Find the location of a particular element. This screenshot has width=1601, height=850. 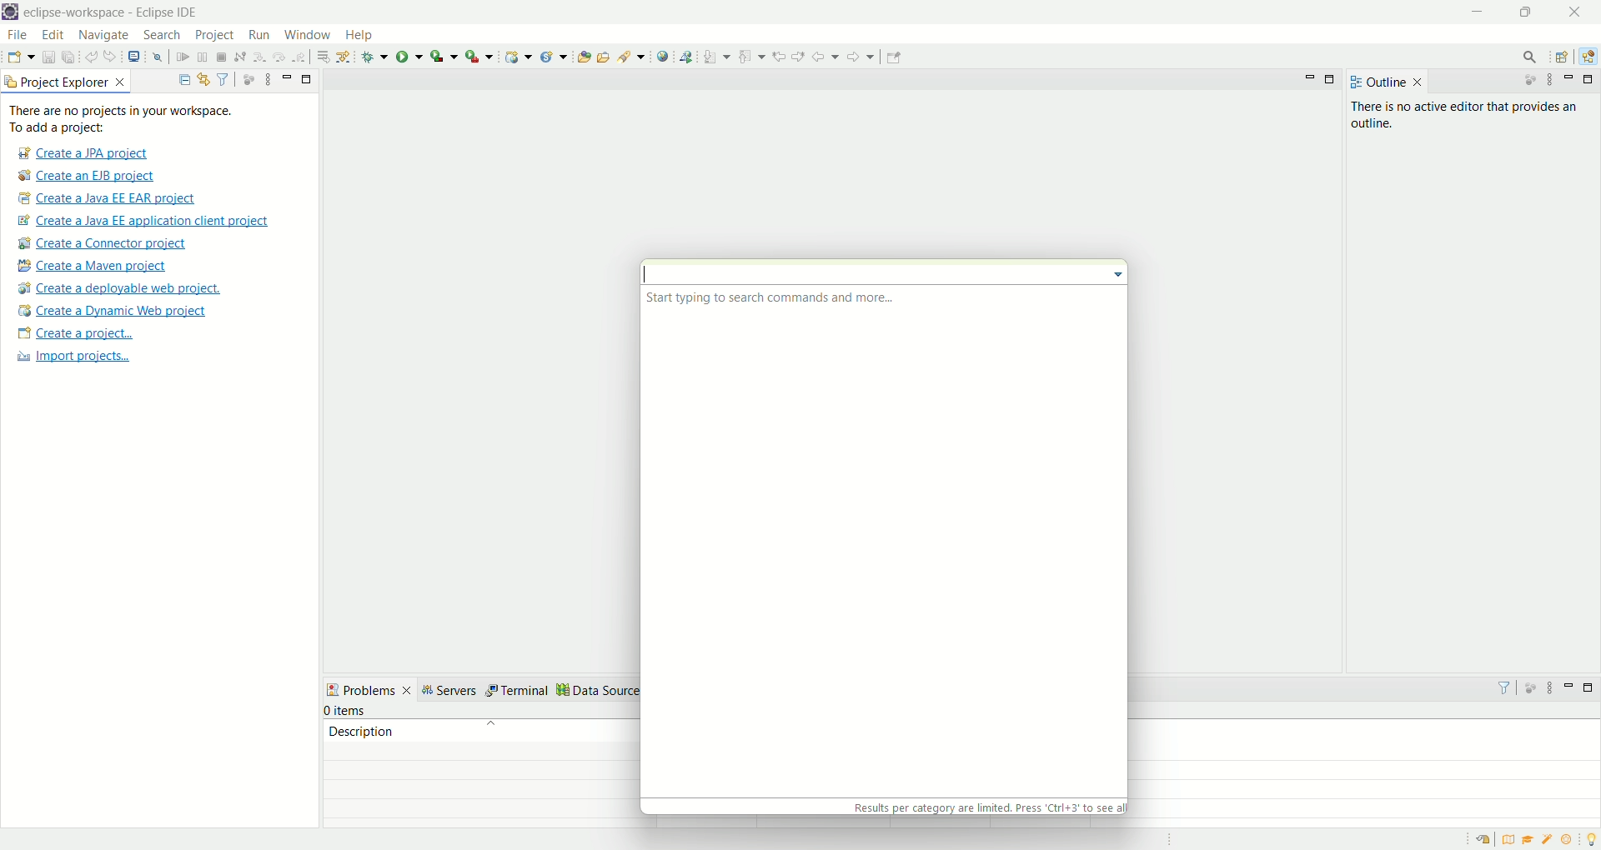

suspend is located at coordinates (201, 57).